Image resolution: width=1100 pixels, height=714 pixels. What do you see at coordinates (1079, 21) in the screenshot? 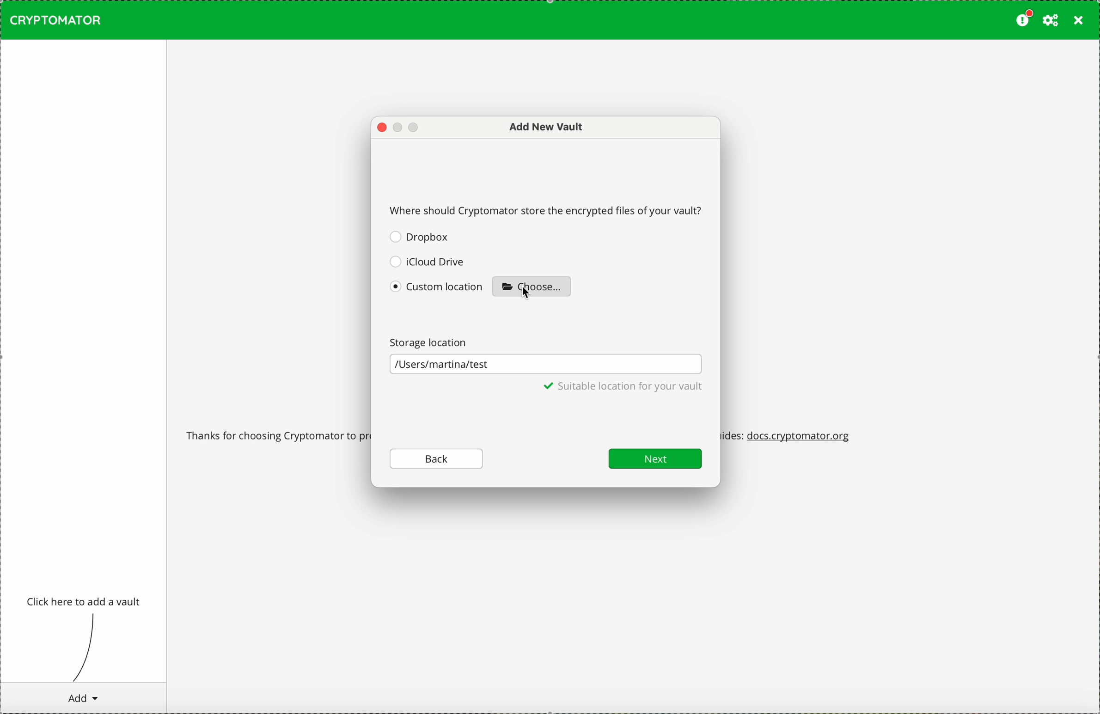
I see `close` at bounding box center [1079, 21].